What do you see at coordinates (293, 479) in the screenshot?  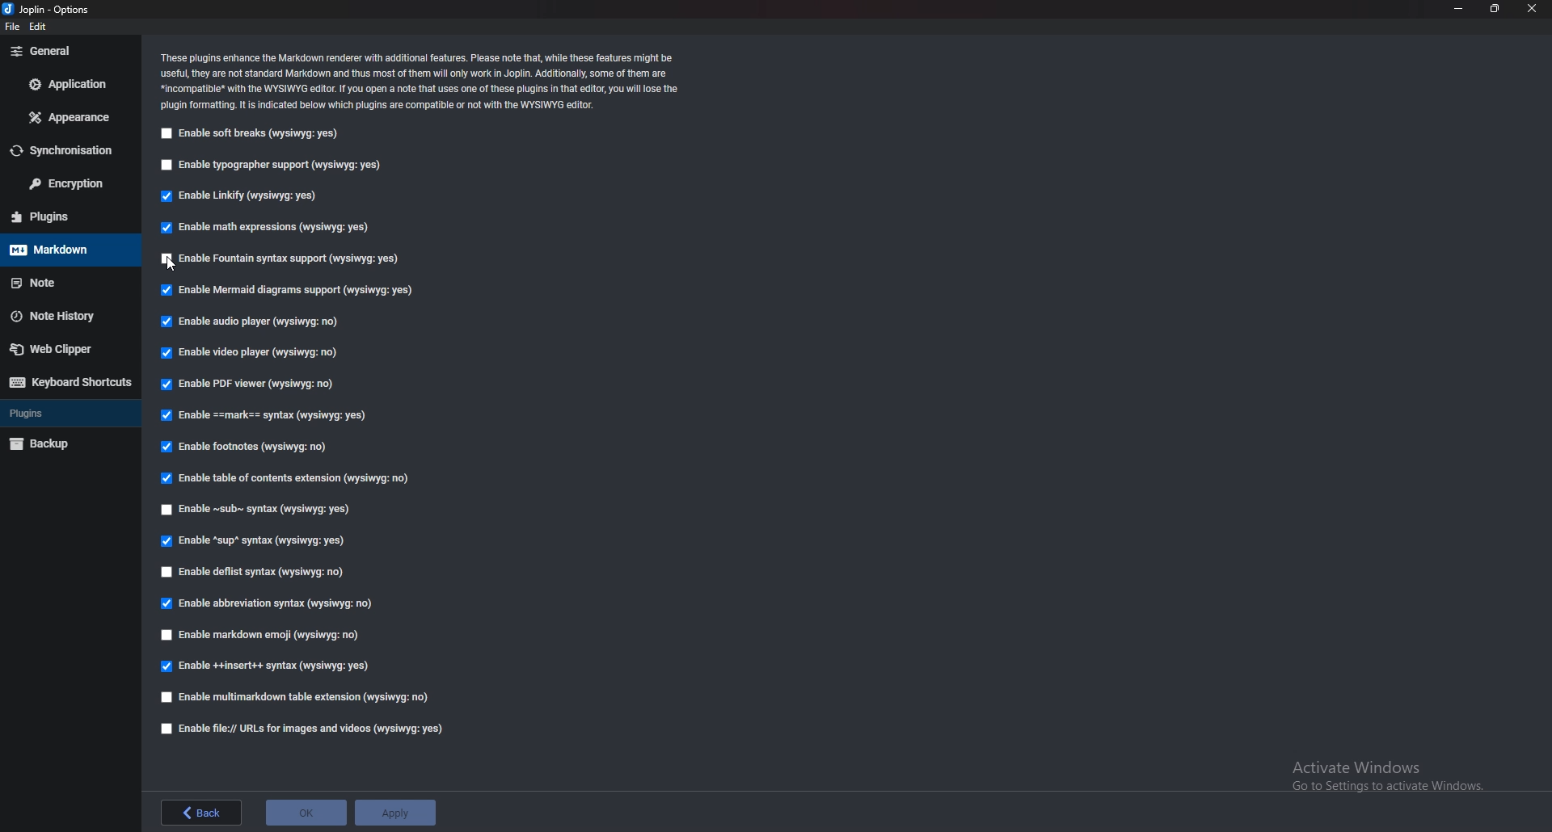 I see `Enable table of contents` at bounding box center [293, 479].